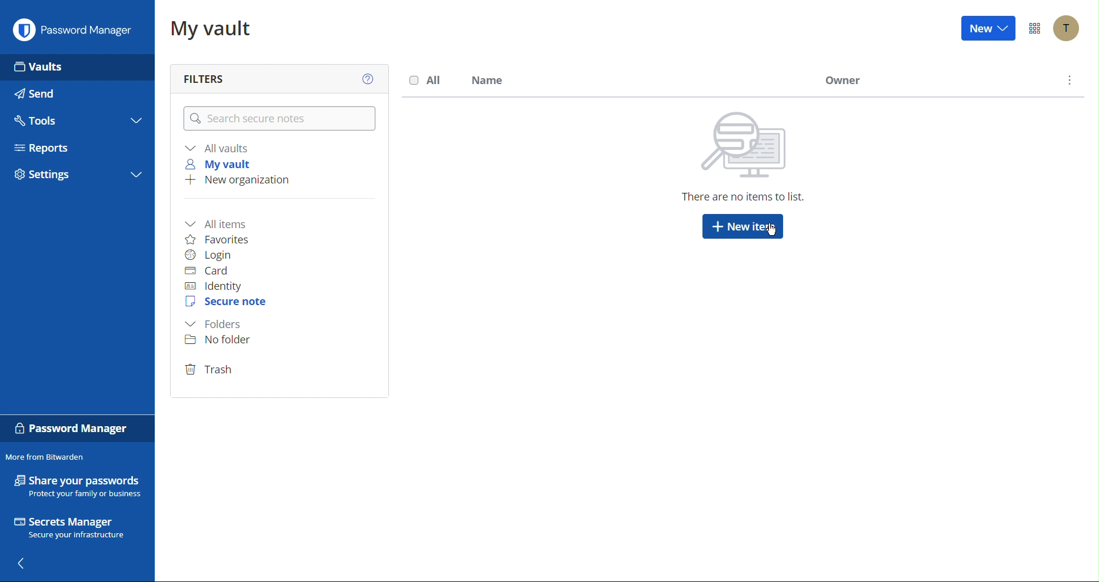 The image size is (1099, 582). Describe the element at coordinates (40, 66) in the screenshot. I see `Vaults` at that location.